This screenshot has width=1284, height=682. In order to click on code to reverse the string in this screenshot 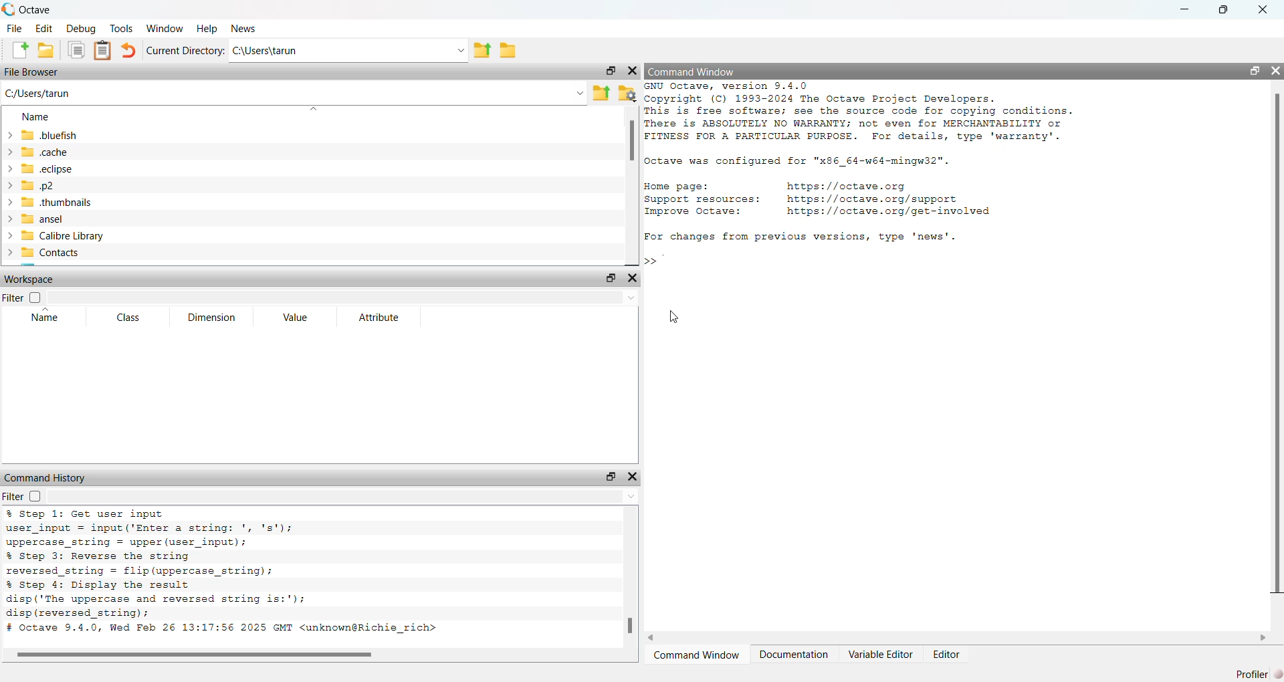, I will do `click(168, 564)`.